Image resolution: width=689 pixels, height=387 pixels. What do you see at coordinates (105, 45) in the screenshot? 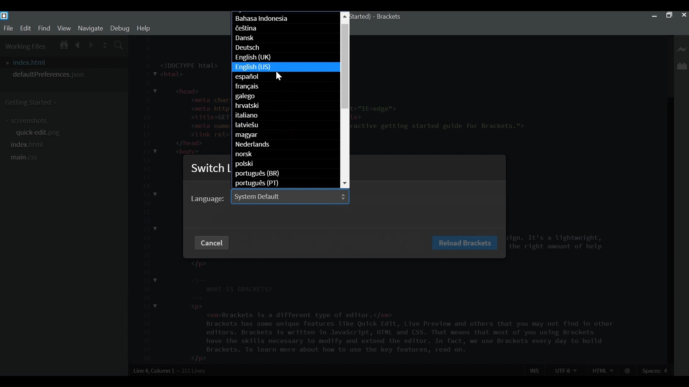
I see `Split the File Vertically or Horizontally` at bounding box center [105, 45].